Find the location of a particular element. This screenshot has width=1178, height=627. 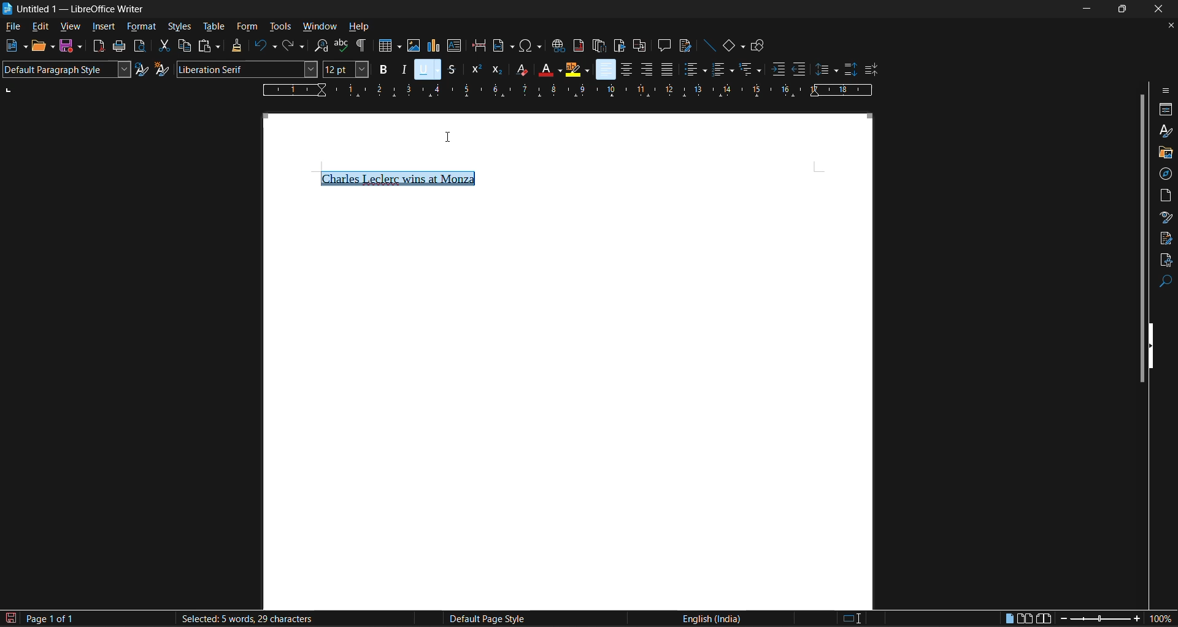

bold is located at coordinates (382, 69).